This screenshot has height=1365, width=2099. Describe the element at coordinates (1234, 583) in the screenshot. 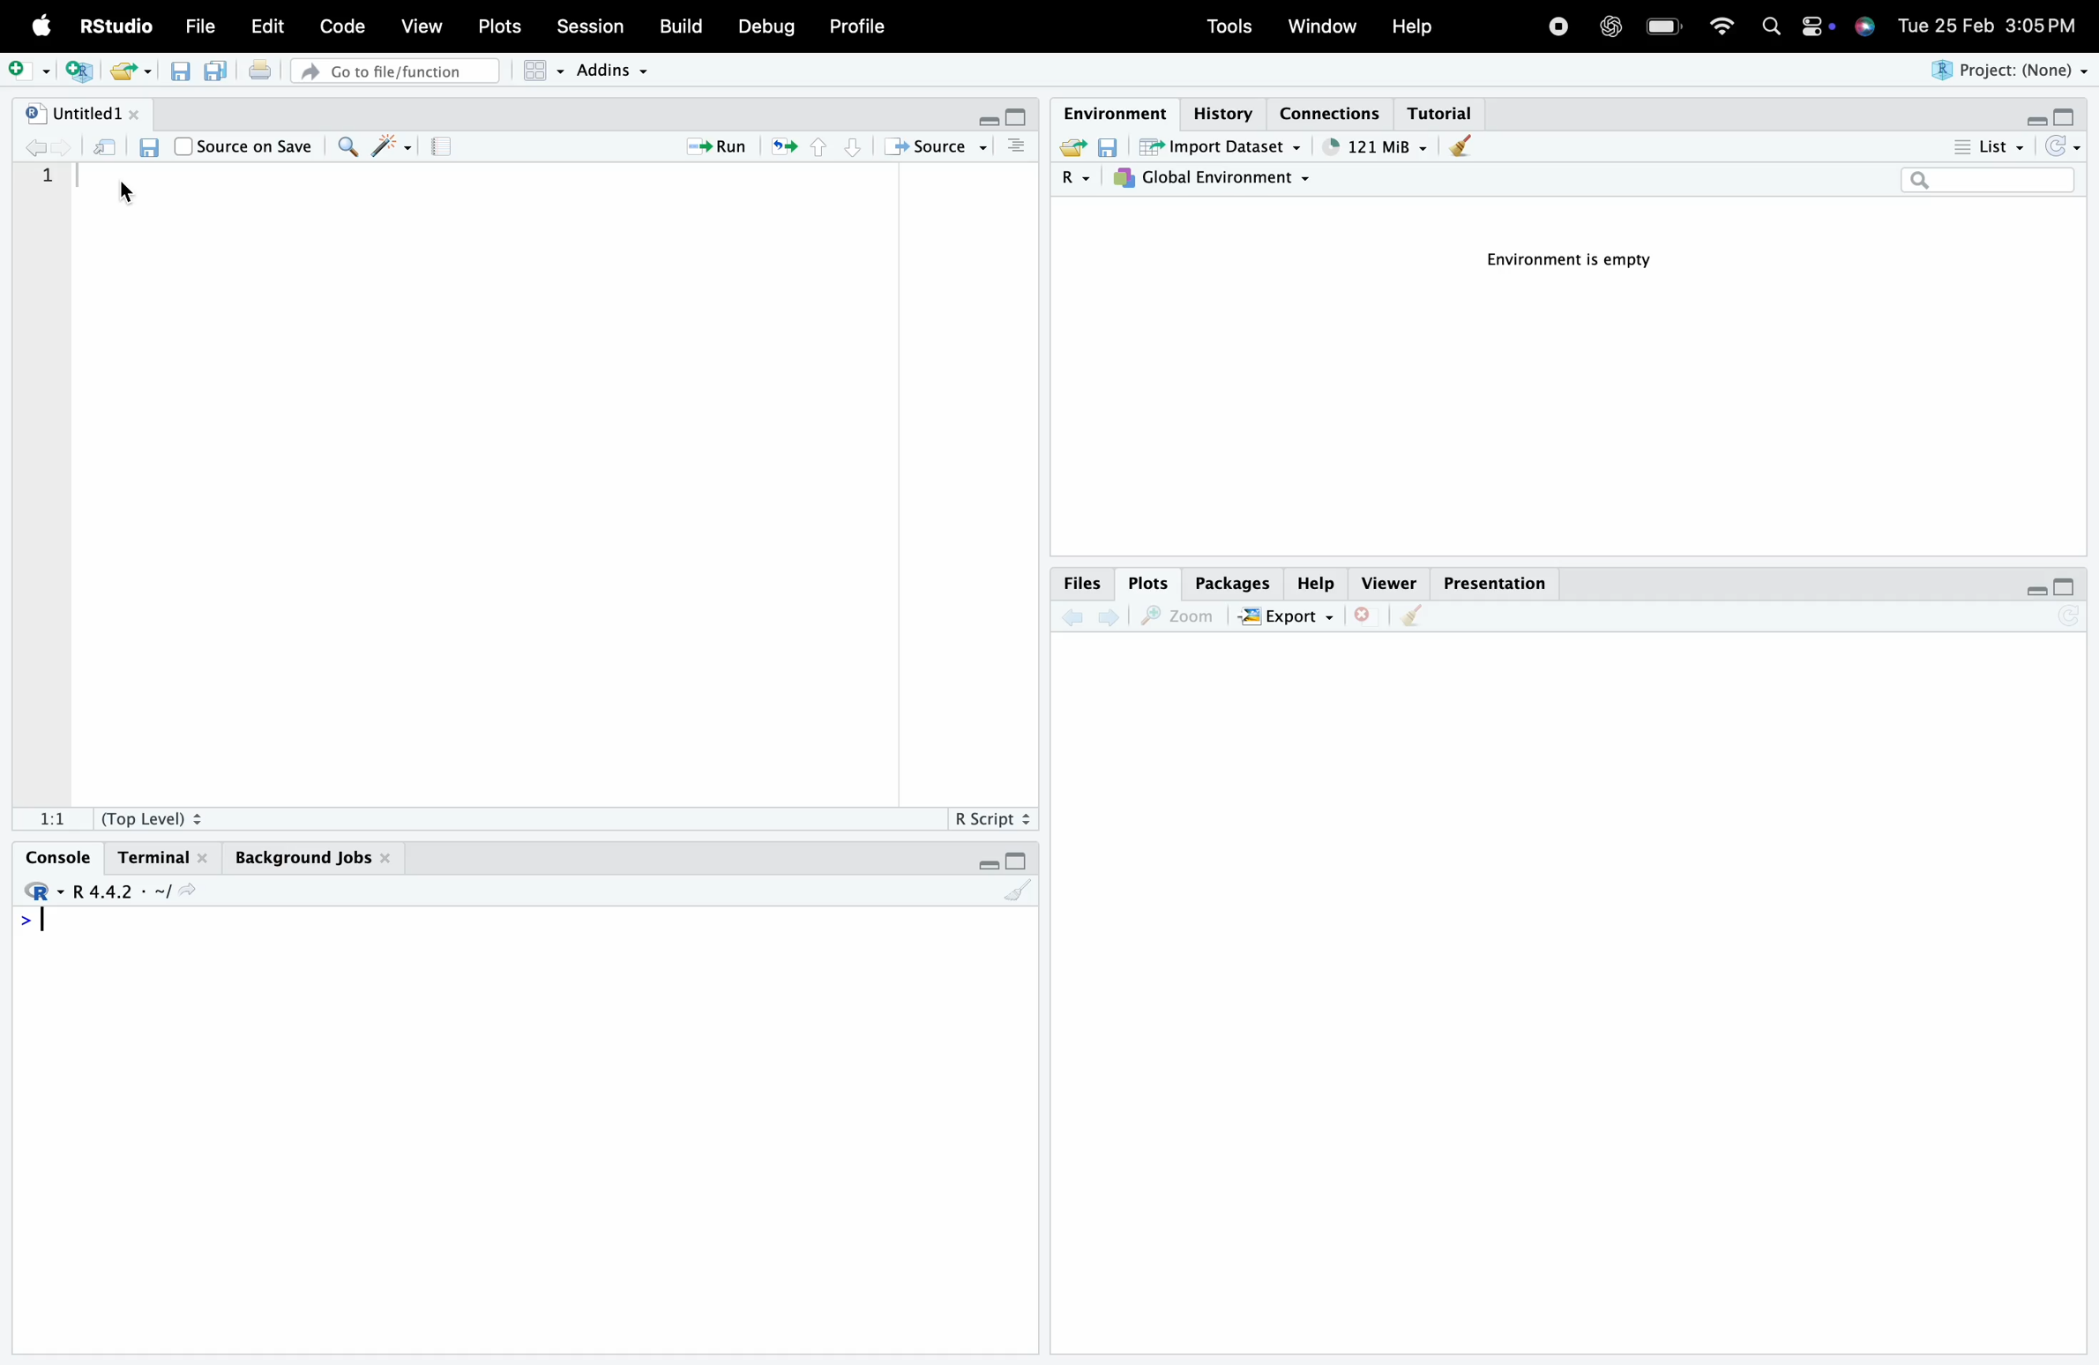

I see `Packages` at that location.